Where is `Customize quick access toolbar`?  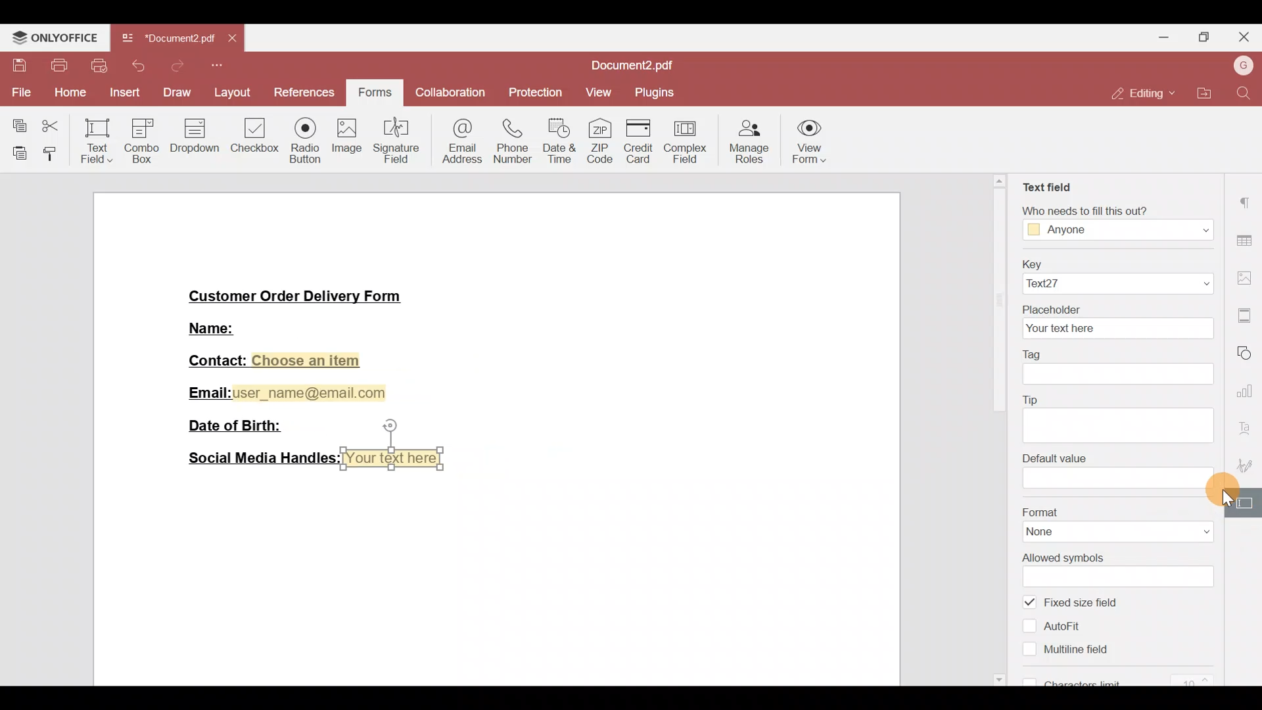
Customize quick access toolbar is located at coordinates (218, 66).